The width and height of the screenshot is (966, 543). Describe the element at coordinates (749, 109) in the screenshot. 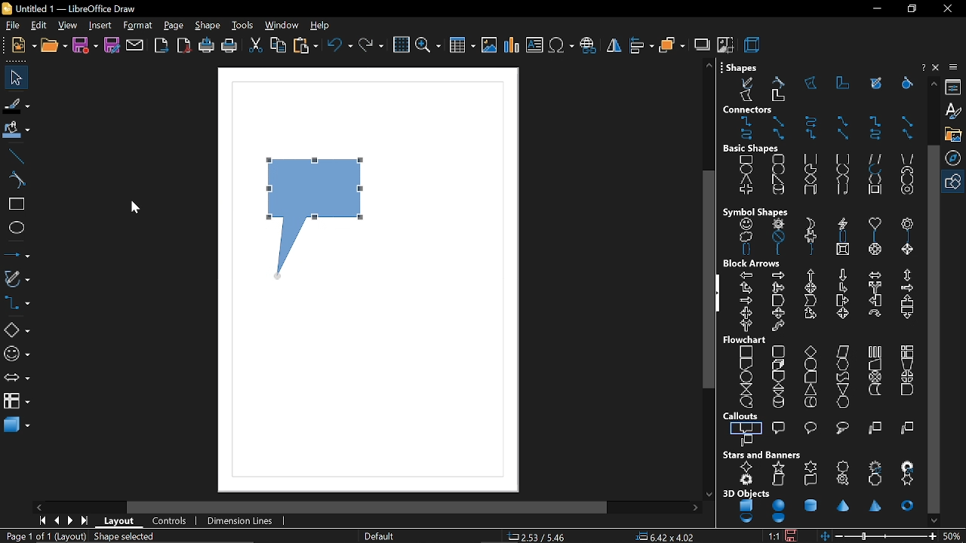

I see `connectors` at that location.